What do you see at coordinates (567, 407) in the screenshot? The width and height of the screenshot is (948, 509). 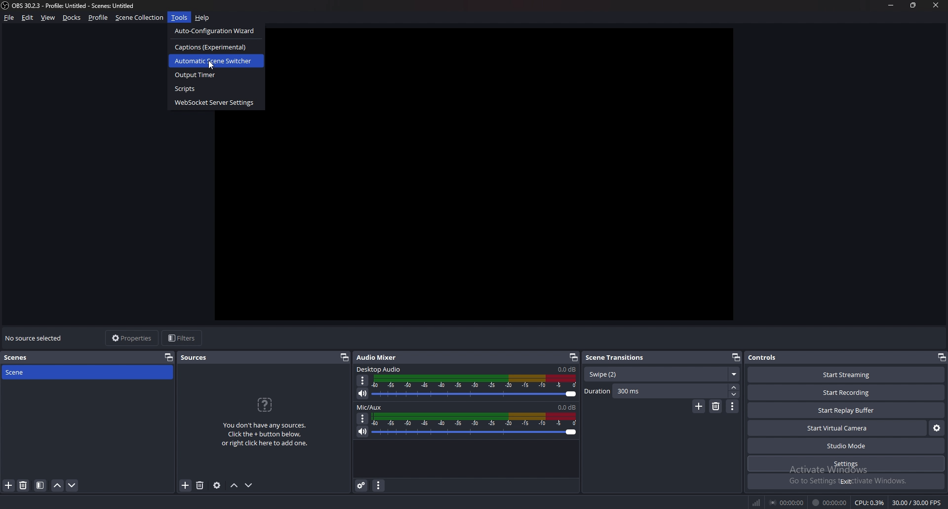 I see `volume level` at bounding box center [567, 407].